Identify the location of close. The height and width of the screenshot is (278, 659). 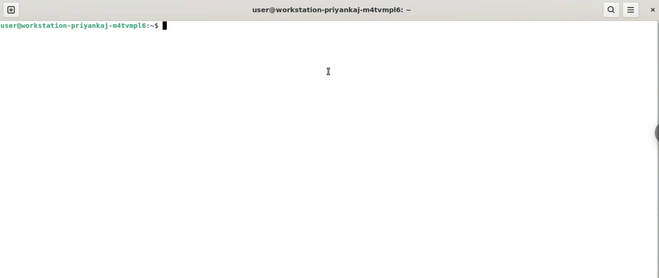
(653, 10).